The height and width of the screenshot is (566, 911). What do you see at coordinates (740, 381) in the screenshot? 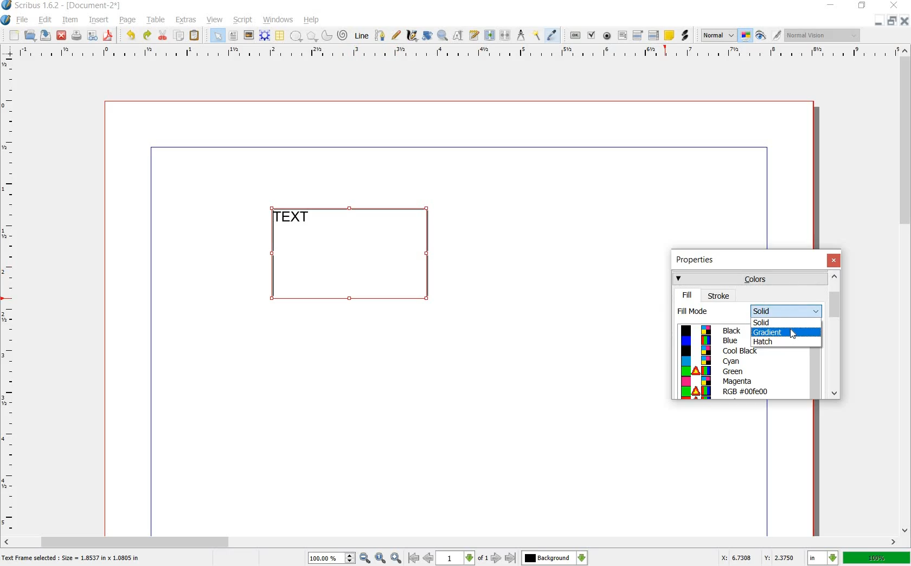
I see `Magenta` at bounding box center [740, 381].